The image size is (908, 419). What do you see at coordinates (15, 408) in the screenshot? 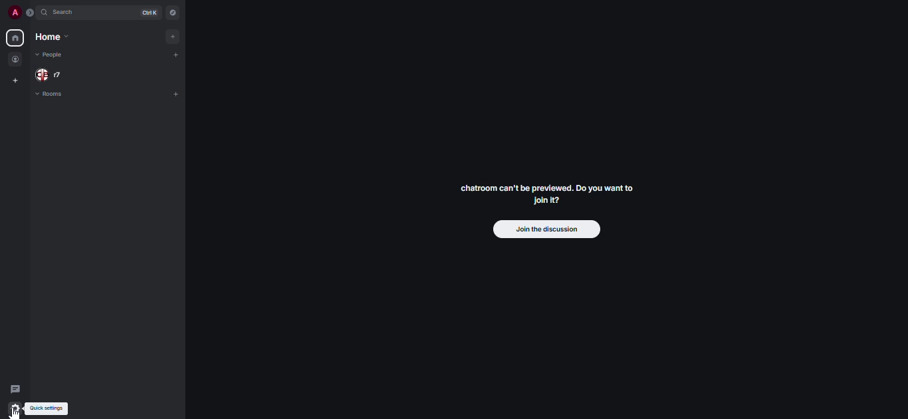
I see `quick settings` at bounding box center [15, 408].